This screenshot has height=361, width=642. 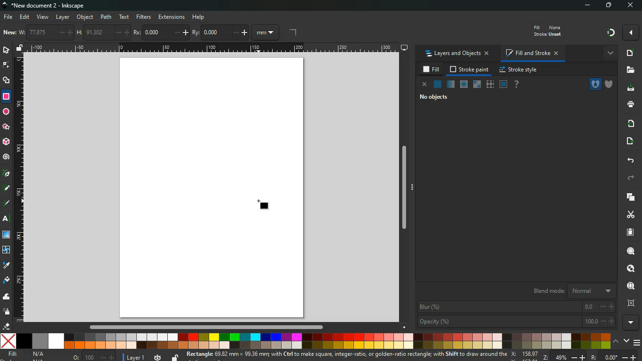 I want to click on zoom, so click(x=575, y=356).